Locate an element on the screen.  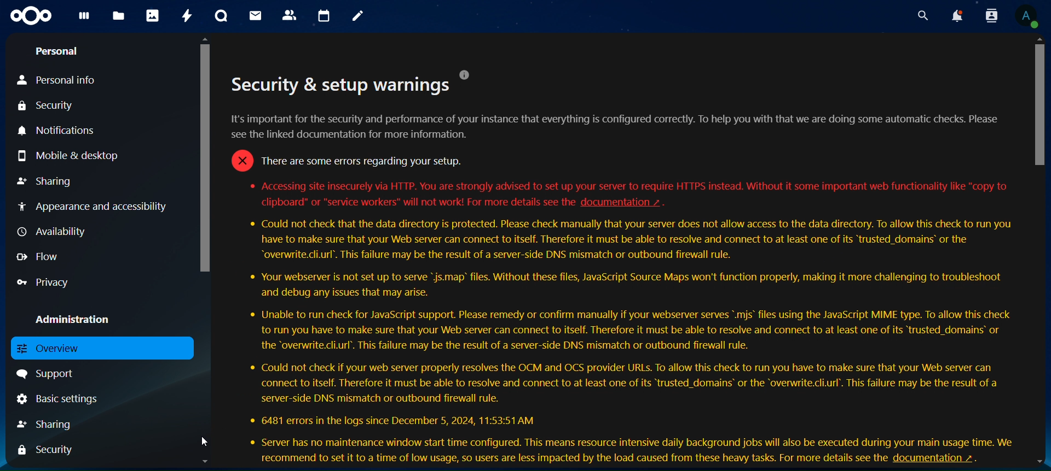
text is located at coordinates (336, 88).